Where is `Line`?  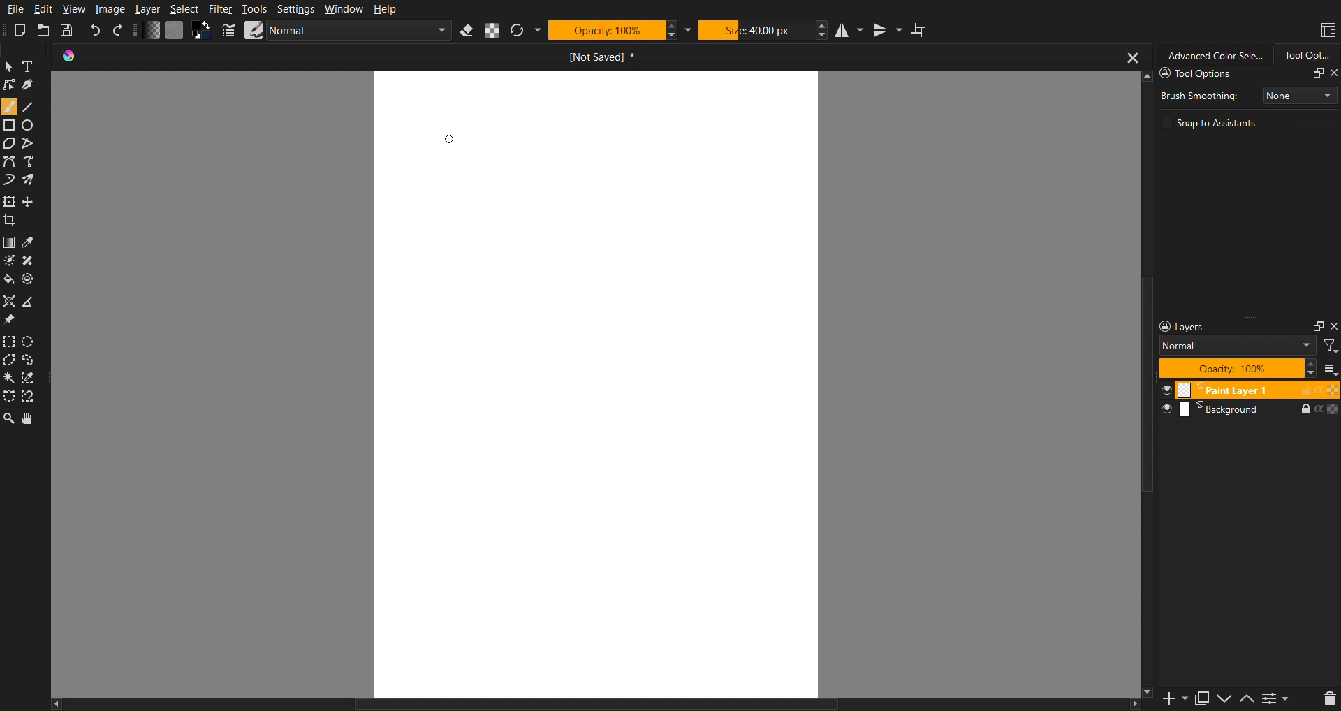 Line is located at coordinates (34, 107).